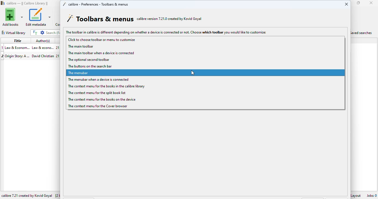  What do you see at coordinates (362, 32) in the screenshot?
I see `saved searches` at bounding box center [362, 32].